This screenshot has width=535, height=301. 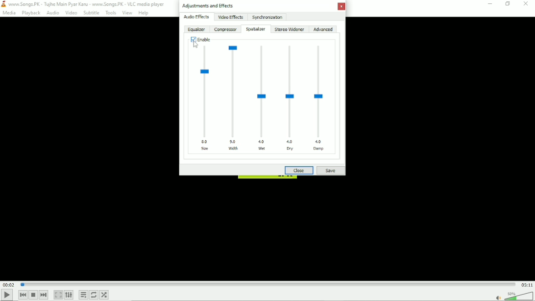 What do you see at coordinates (31, 13) in the screenshot?
I see `Playback` at bounding box center [31, 13].